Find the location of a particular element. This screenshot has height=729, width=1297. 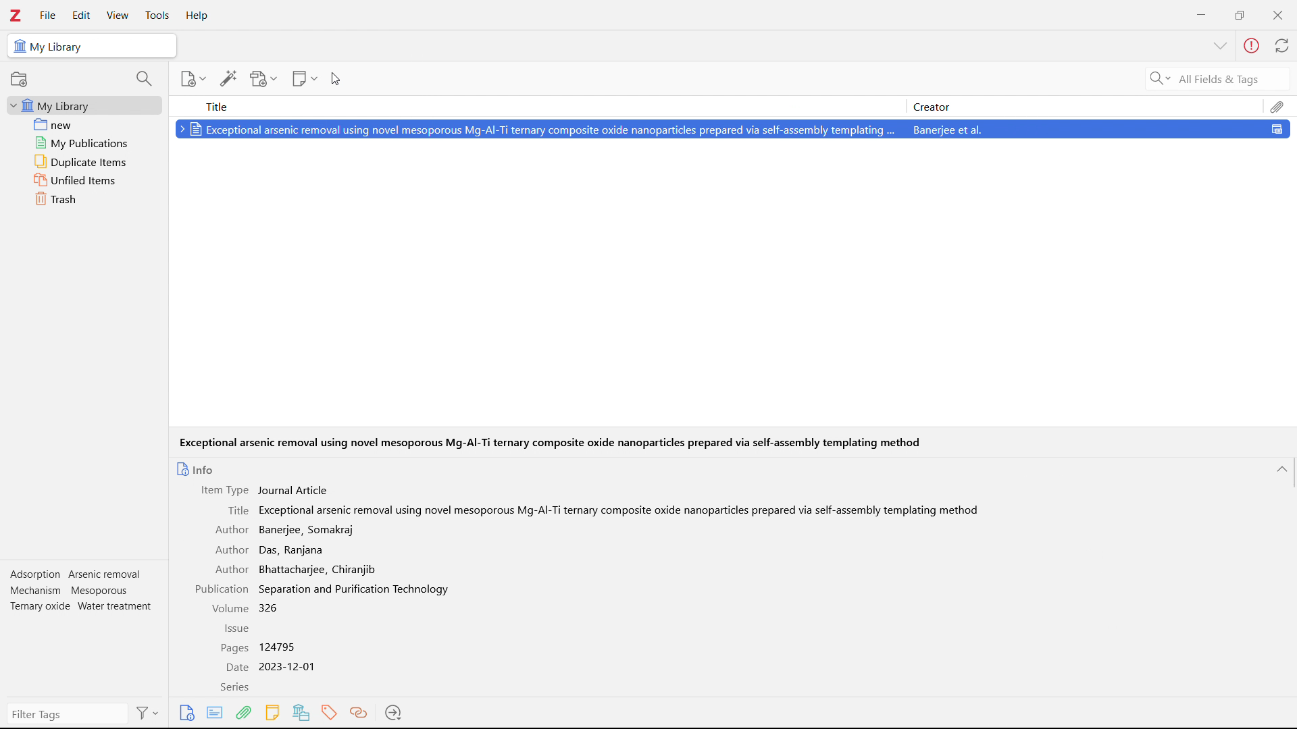

Separation and Purification
Technology is located at coordinates (356, 590).